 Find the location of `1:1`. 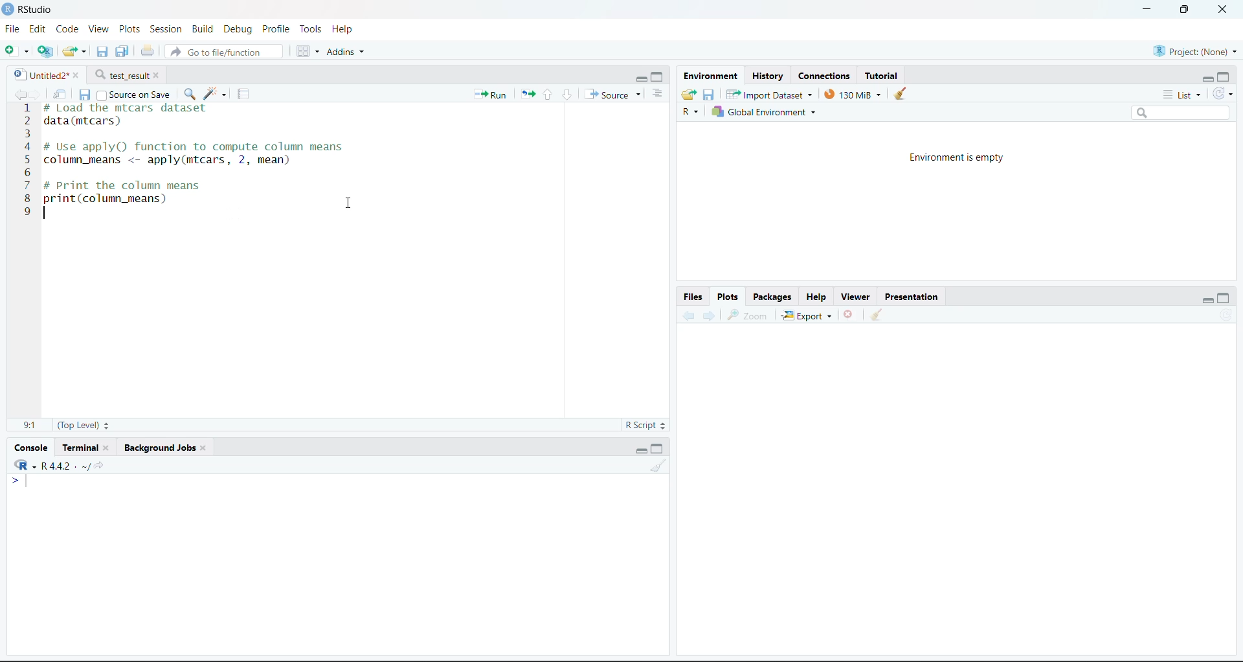

1:1 is located at coordinates (30, 426).